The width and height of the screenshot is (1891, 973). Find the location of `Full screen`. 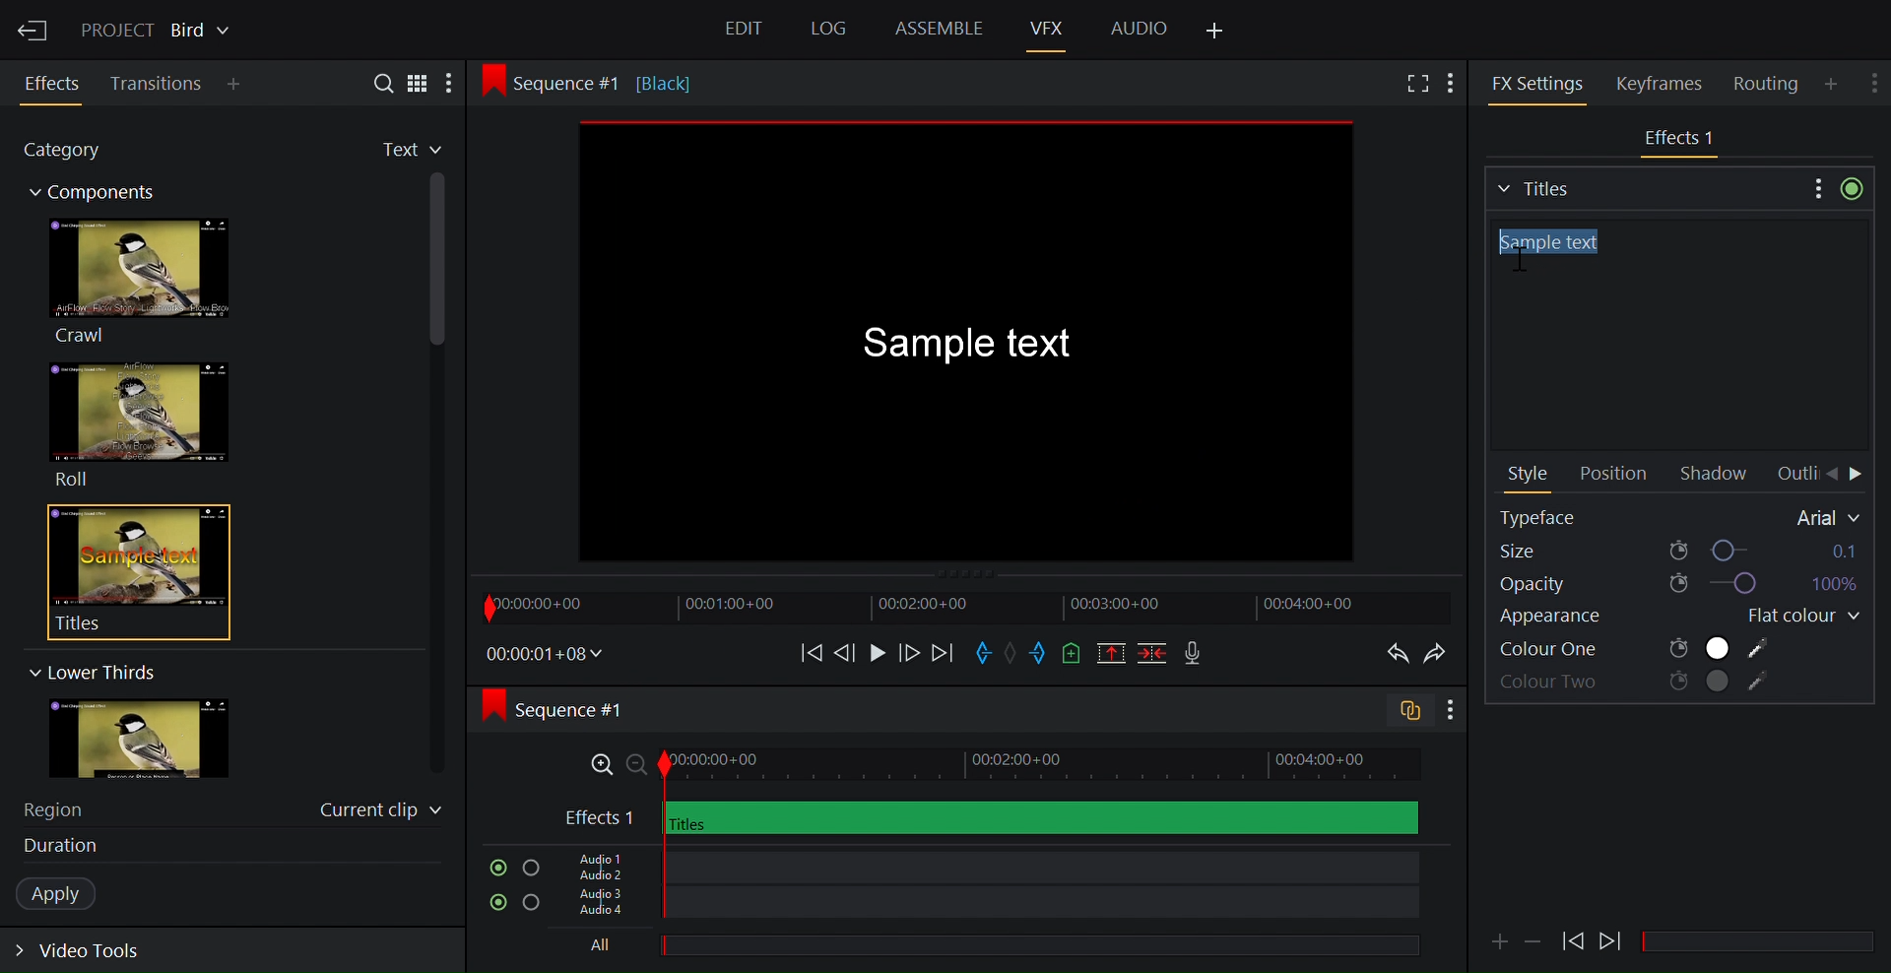

Full screen is located at coordinates (1414, 85).